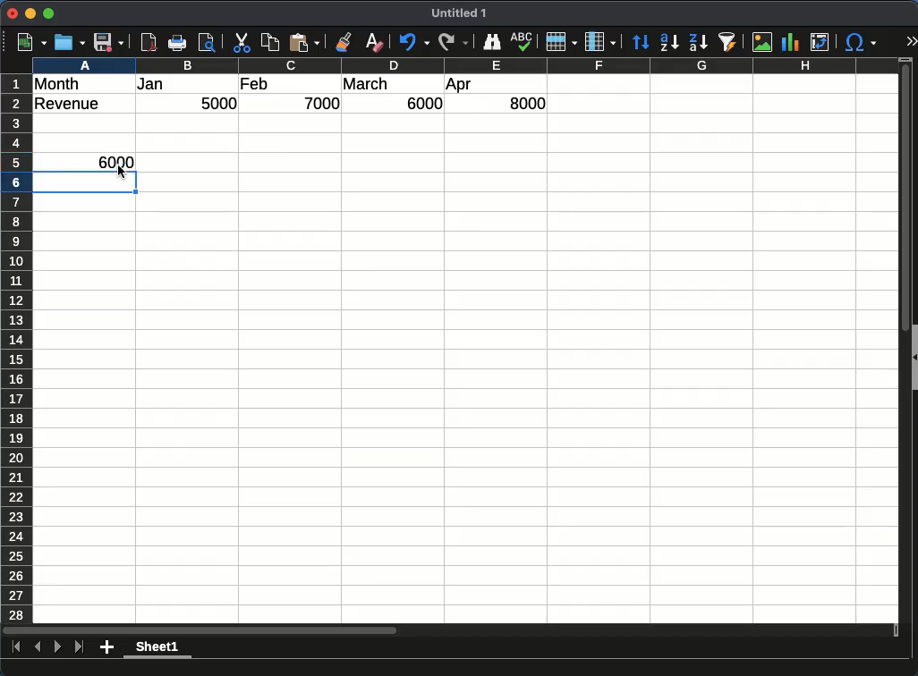  I want to click on open, so click(70, 42).